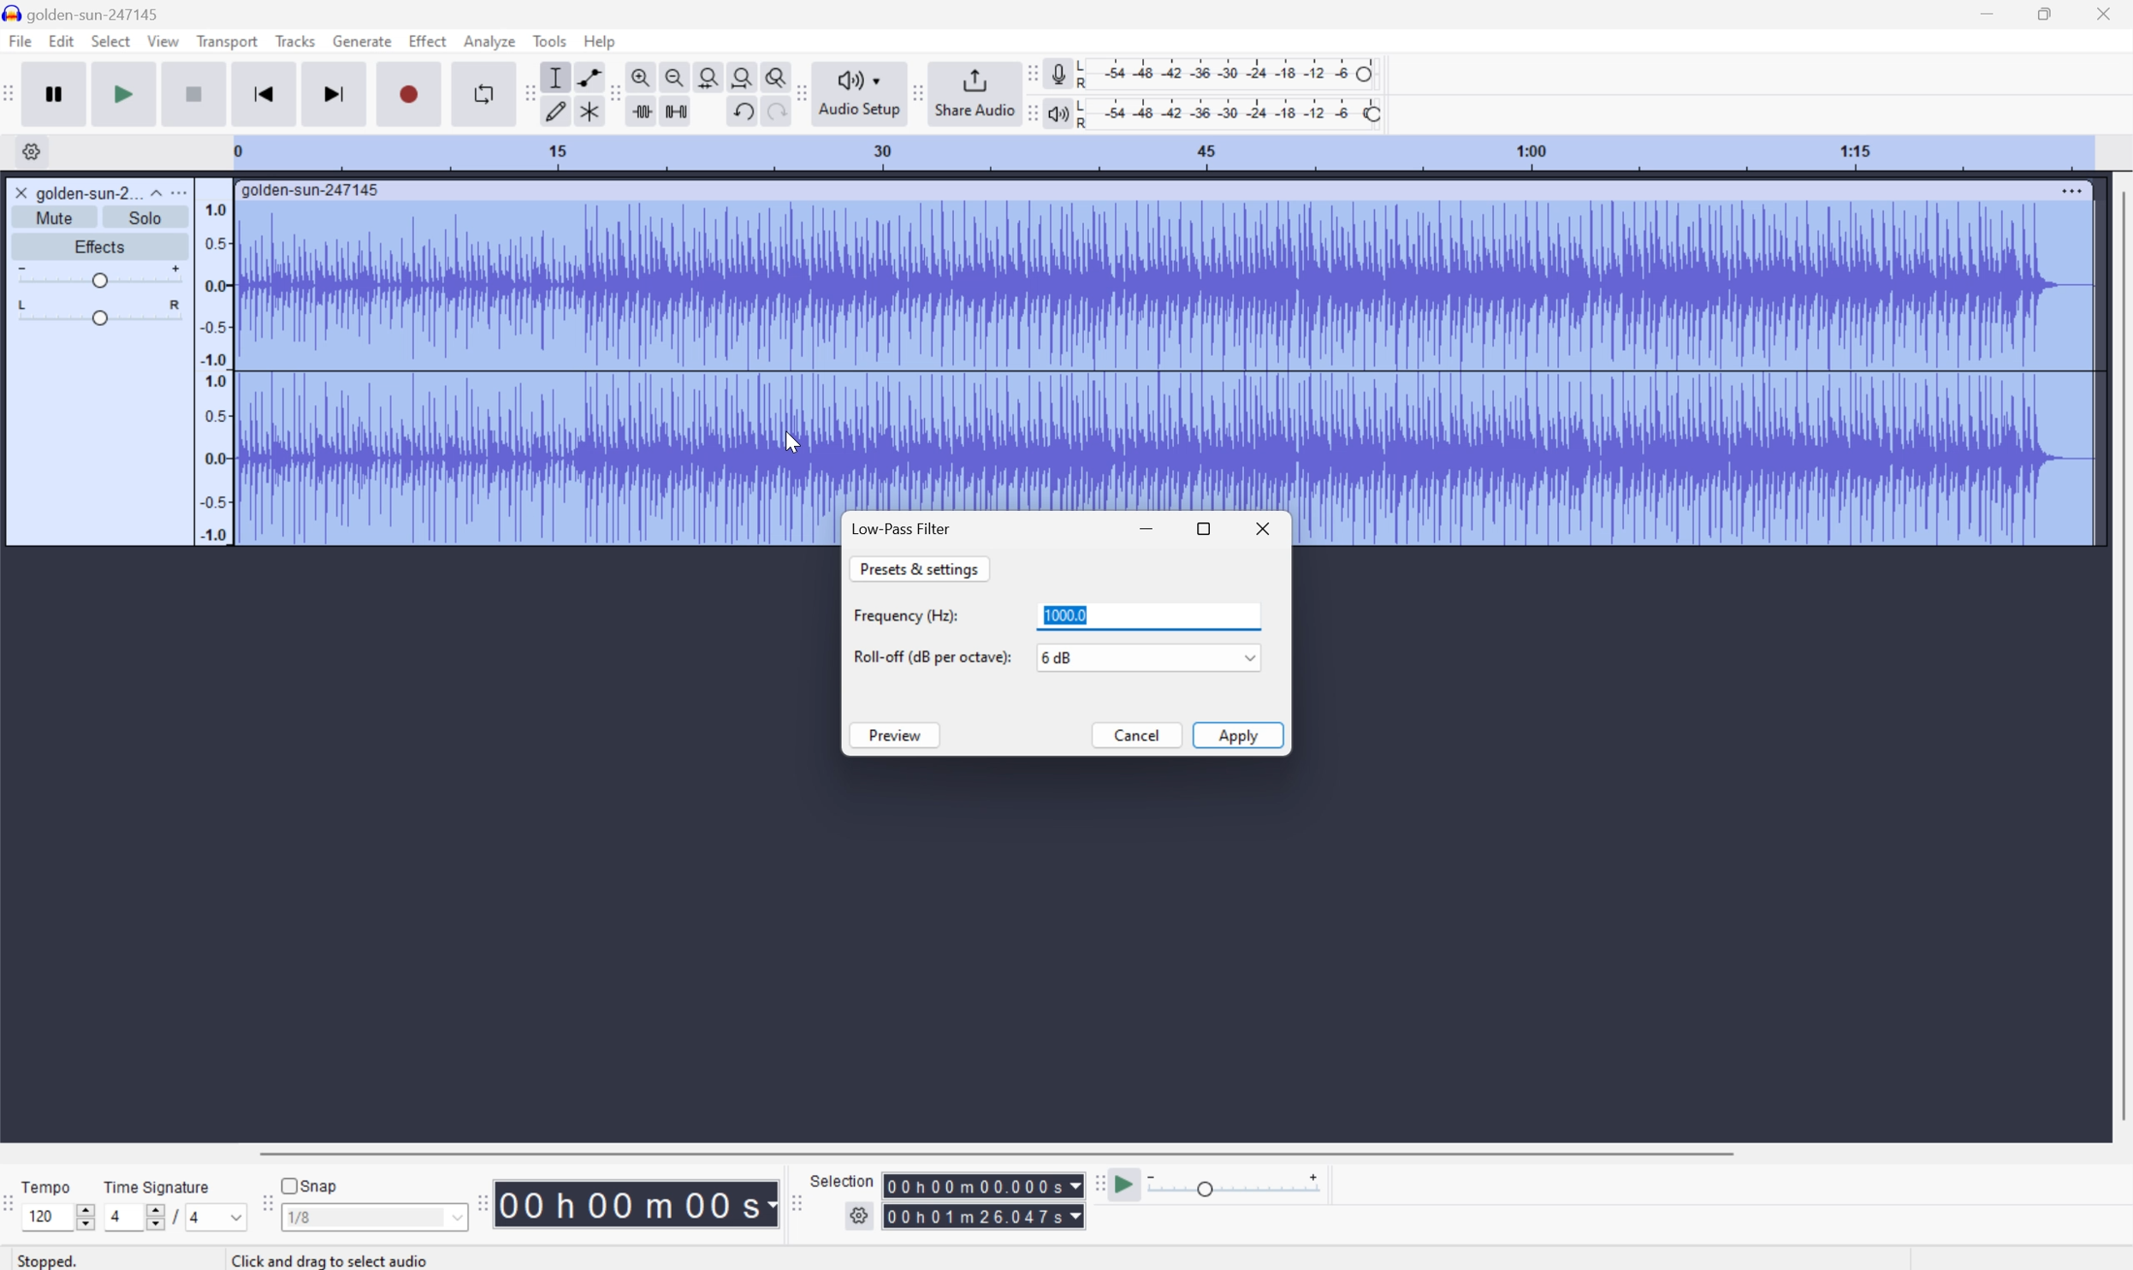 The height and width of the screenshot is (1270, 2133). I want to click on Pause, so click(60, 93).